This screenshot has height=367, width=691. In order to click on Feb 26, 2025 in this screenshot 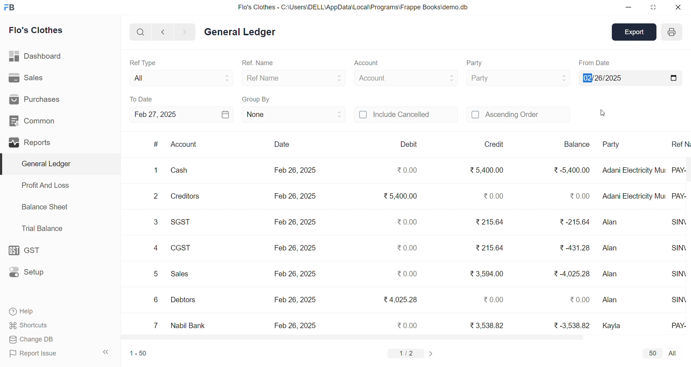, I will do `click(295, 248)`.